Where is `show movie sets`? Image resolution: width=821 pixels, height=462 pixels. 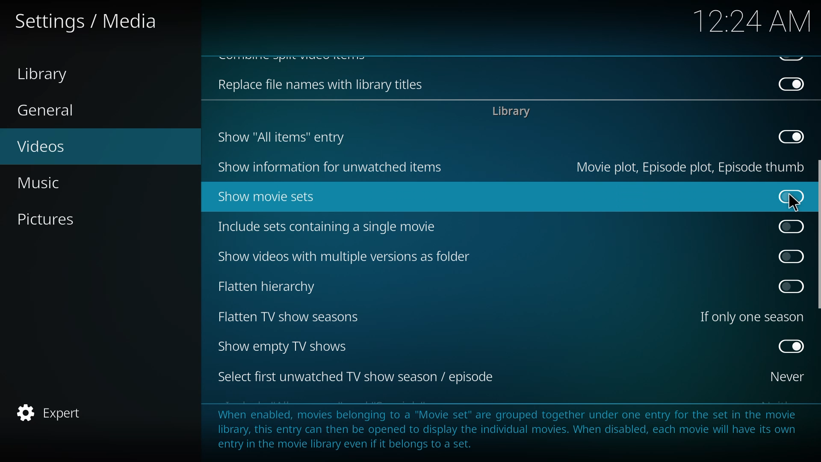
show movie sets is located at coordinates (266, 196).